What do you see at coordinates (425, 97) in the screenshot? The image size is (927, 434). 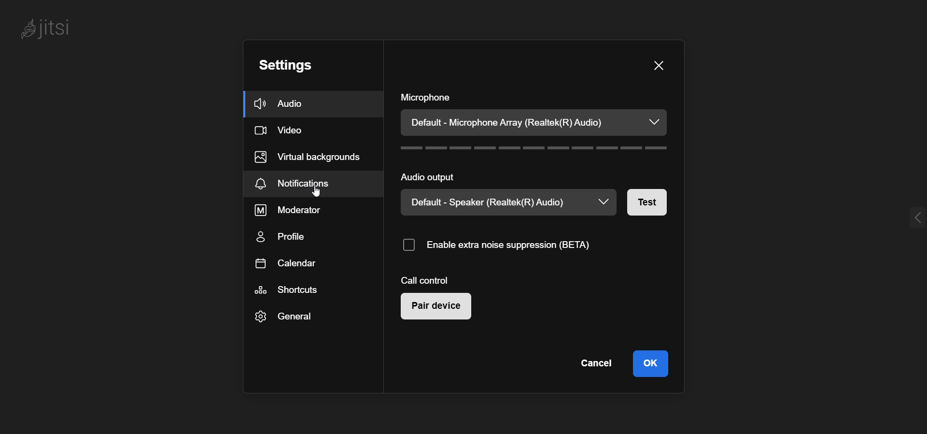 I see `microphone` at bounding box center [425, 97].